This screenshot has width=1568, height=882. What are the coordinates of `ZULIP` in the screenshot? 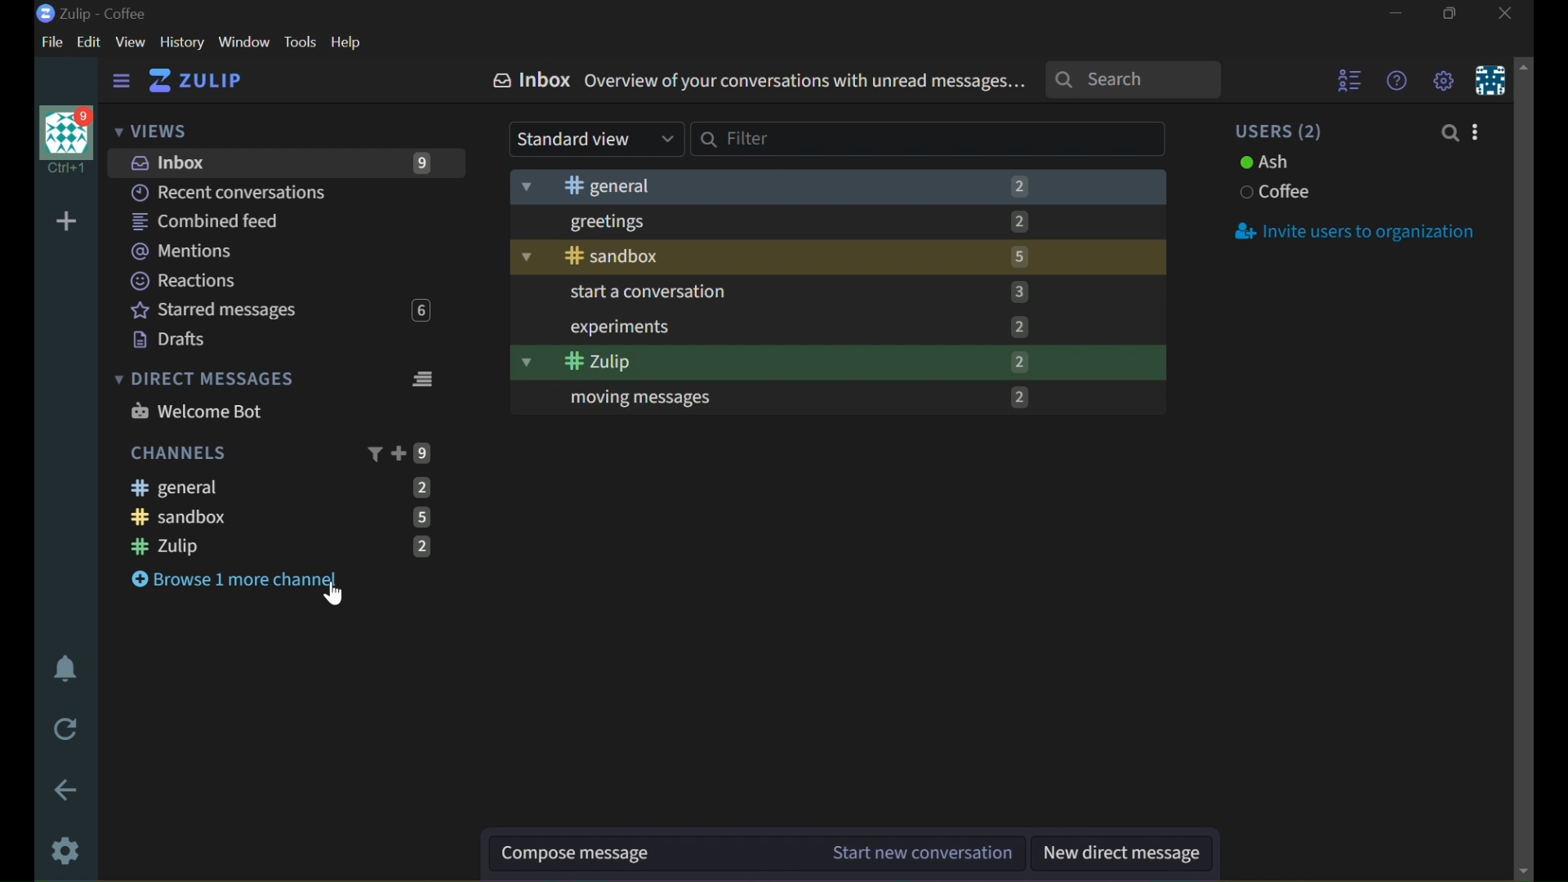 It's located at (279, 547).